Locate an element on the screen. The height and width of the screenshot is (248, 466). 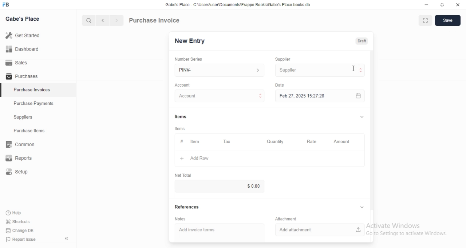
Items is located at coordinates (181, 117).